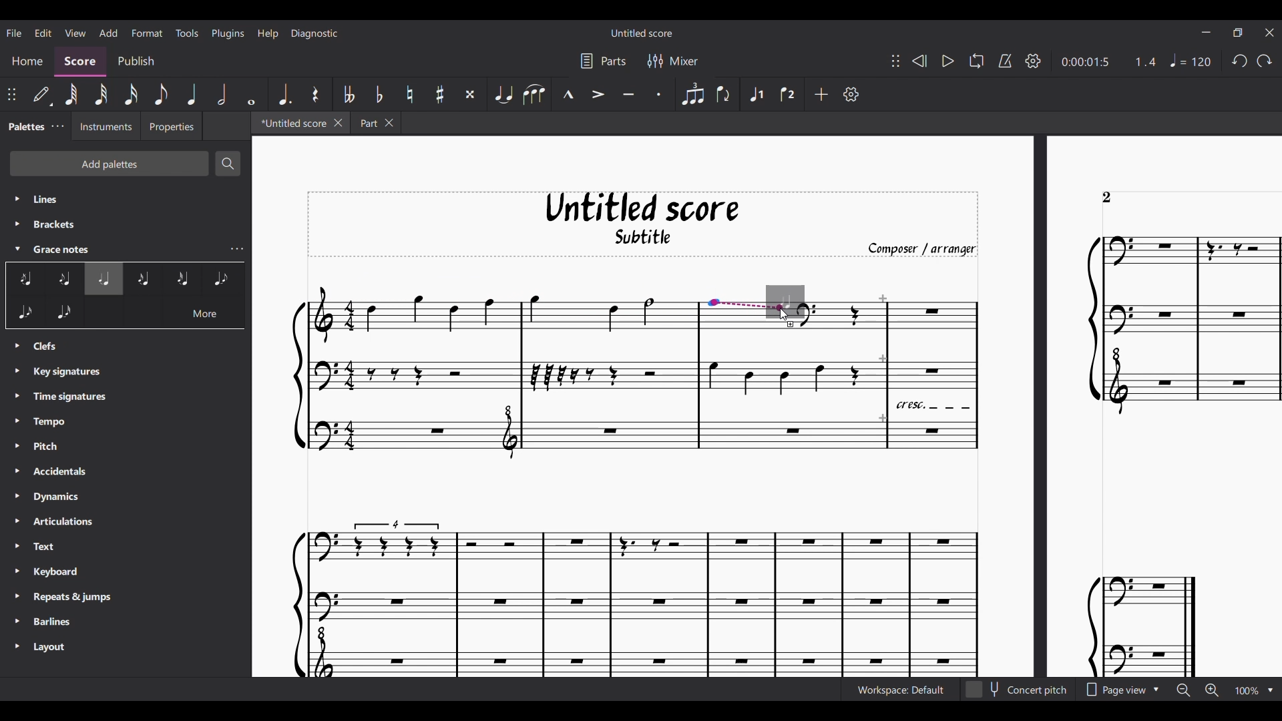 Image resolution: width=1282 pixels, height=721 pixels. Describe the element at coordinates (724, 94) in the screenshot. I see `Flip direction` at that location.